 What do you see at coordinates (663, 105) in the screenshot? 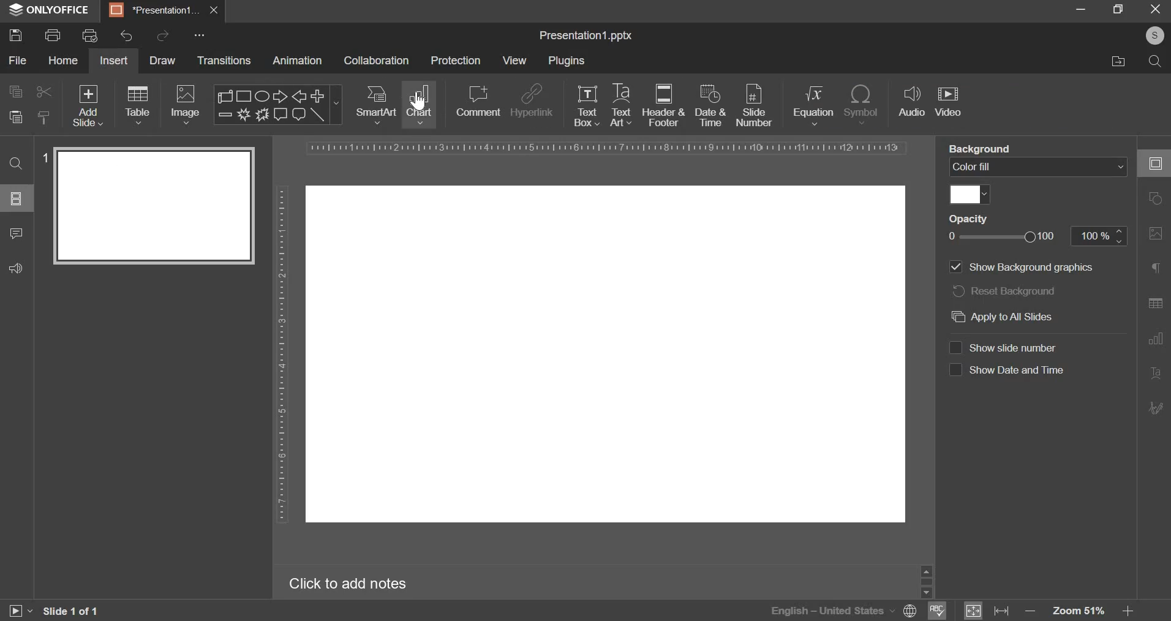
I see `header & footer` at bounding box center [663, 105].